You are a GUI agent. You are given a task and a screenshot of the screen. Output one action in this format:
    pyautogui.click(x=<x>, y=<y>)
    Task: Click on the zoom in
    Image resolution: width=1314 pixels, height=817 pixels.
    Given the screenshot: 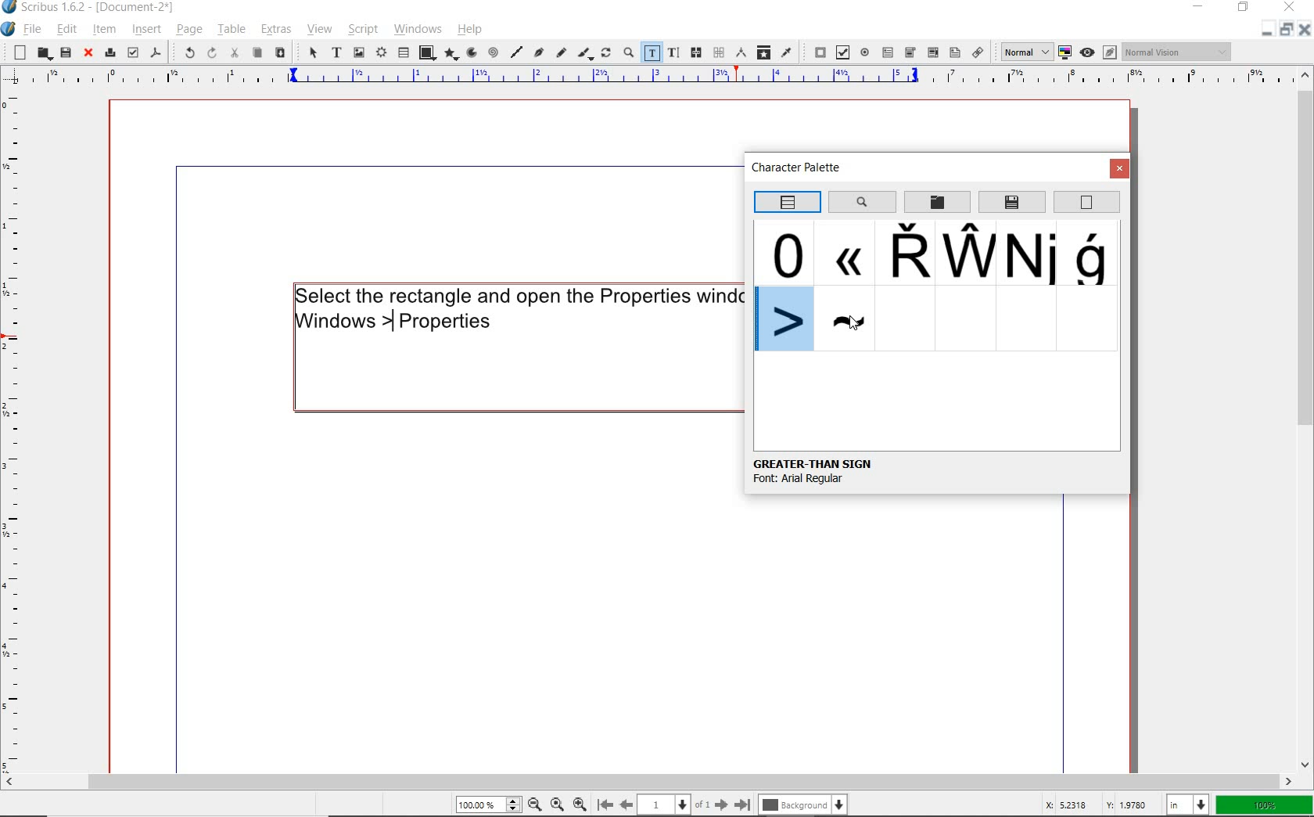 What is the action you would take?
    pyautogui.click(x=580, y=802)
    